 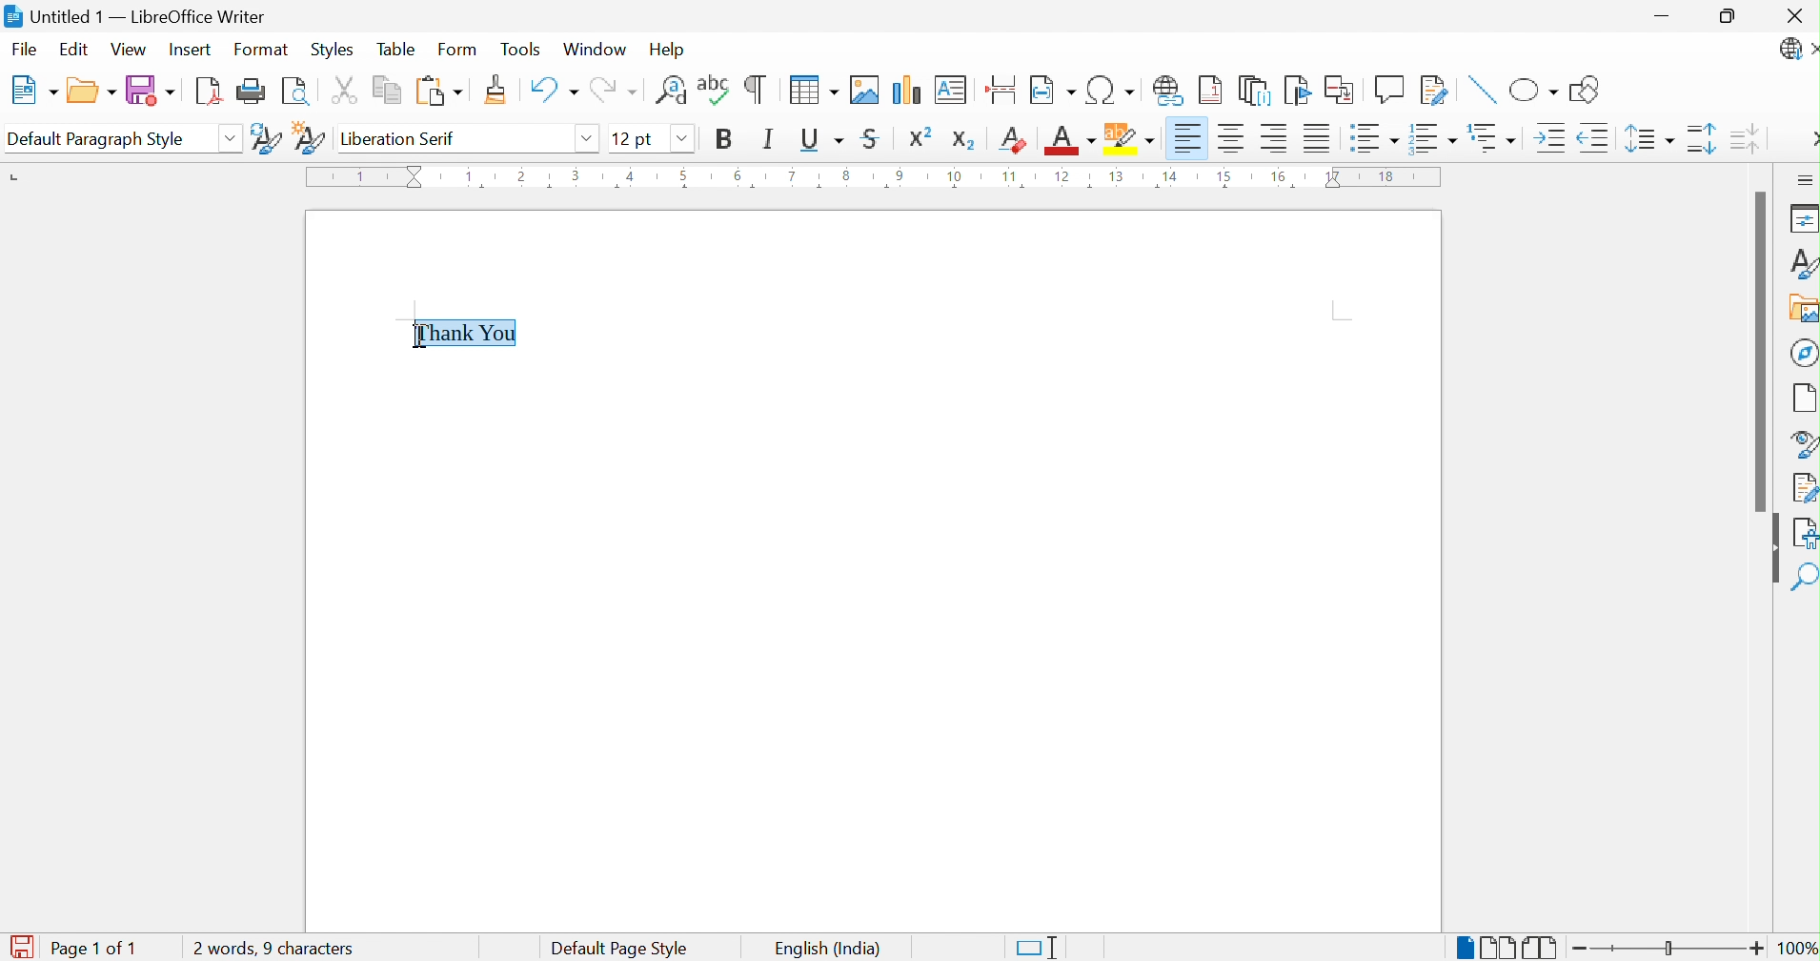 What do you see at coordinates (1587, 90) in the screenshot?
I see `Show Draw Functions` at bounding box center [1587, 90].